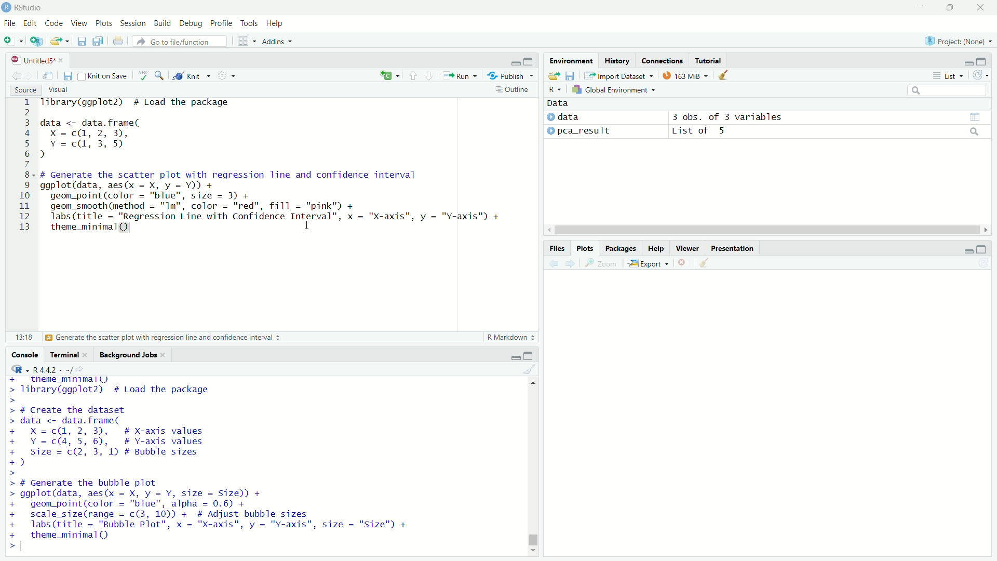 This screenshot has height=561, width=997. Describe the element at coordinates (35, 41) in the screenshot. I see `Create a project` at that location.